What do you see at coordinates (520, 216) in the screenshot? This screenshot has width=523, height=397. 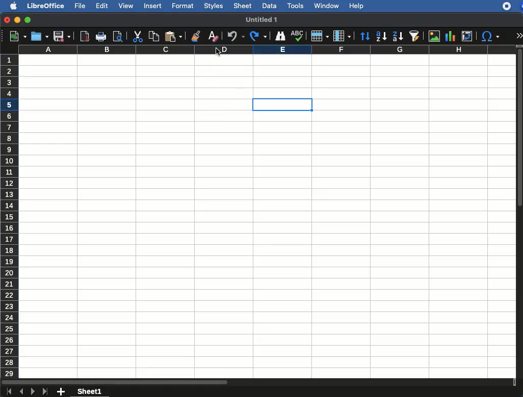 I see `scroll` at bounding box center [520, 216].